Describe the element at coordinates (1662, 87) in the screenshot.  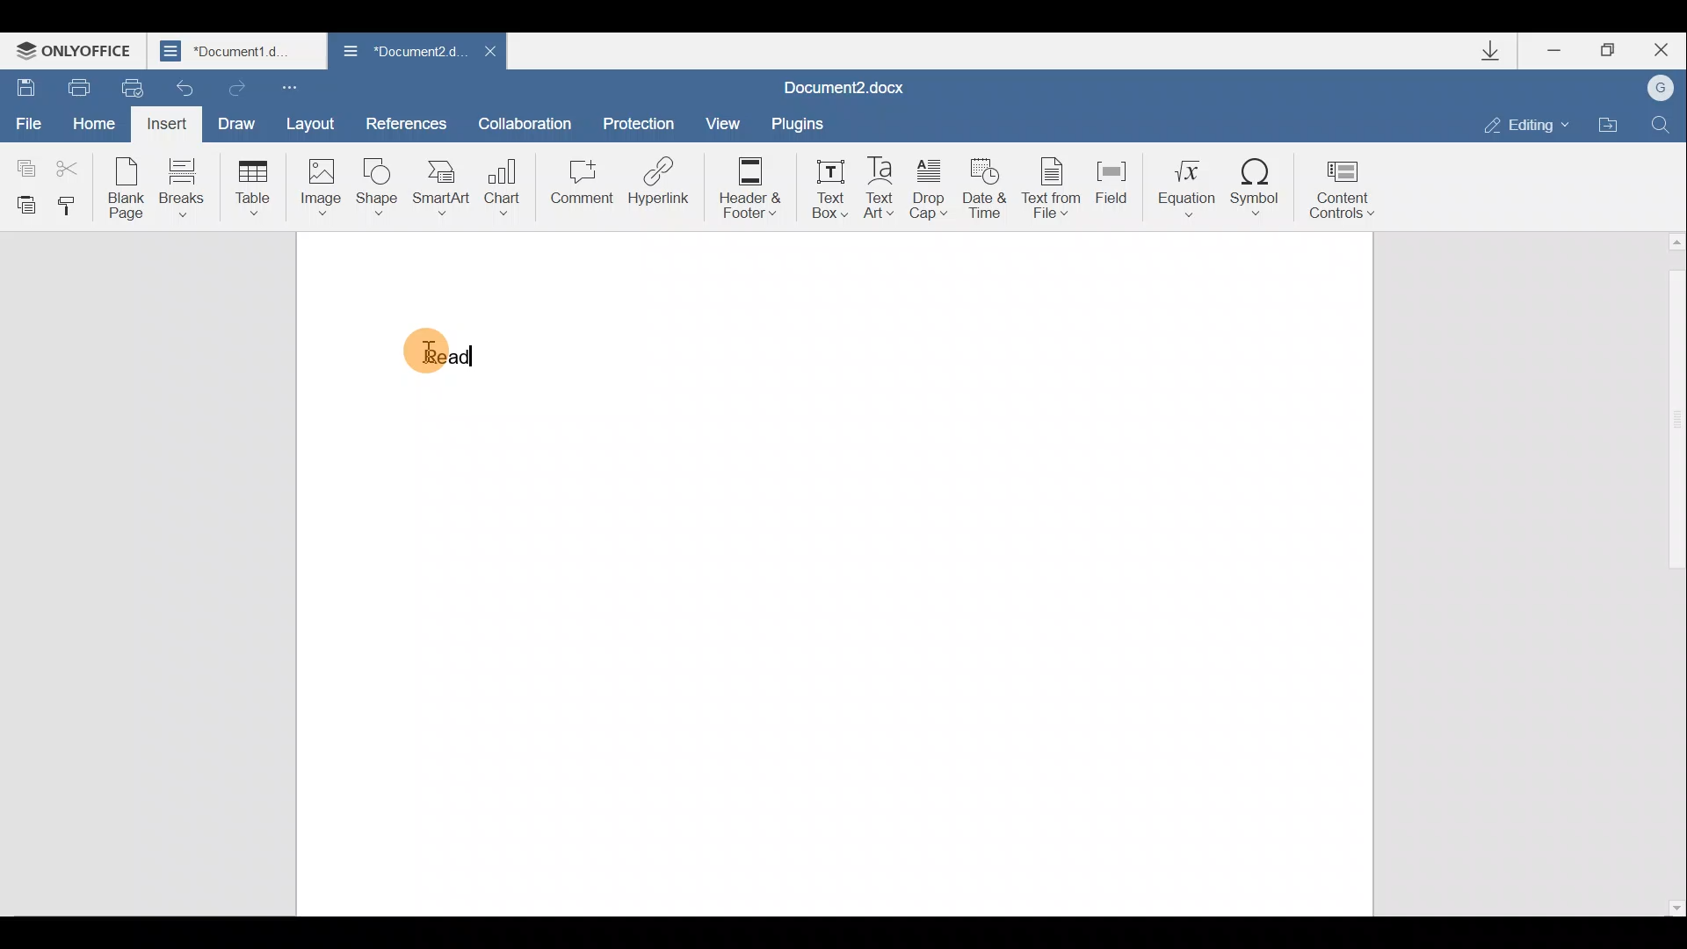
I see `G` at that location.